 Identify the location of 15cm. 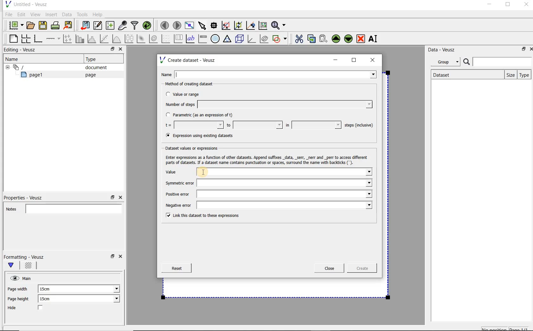
(49, 299).